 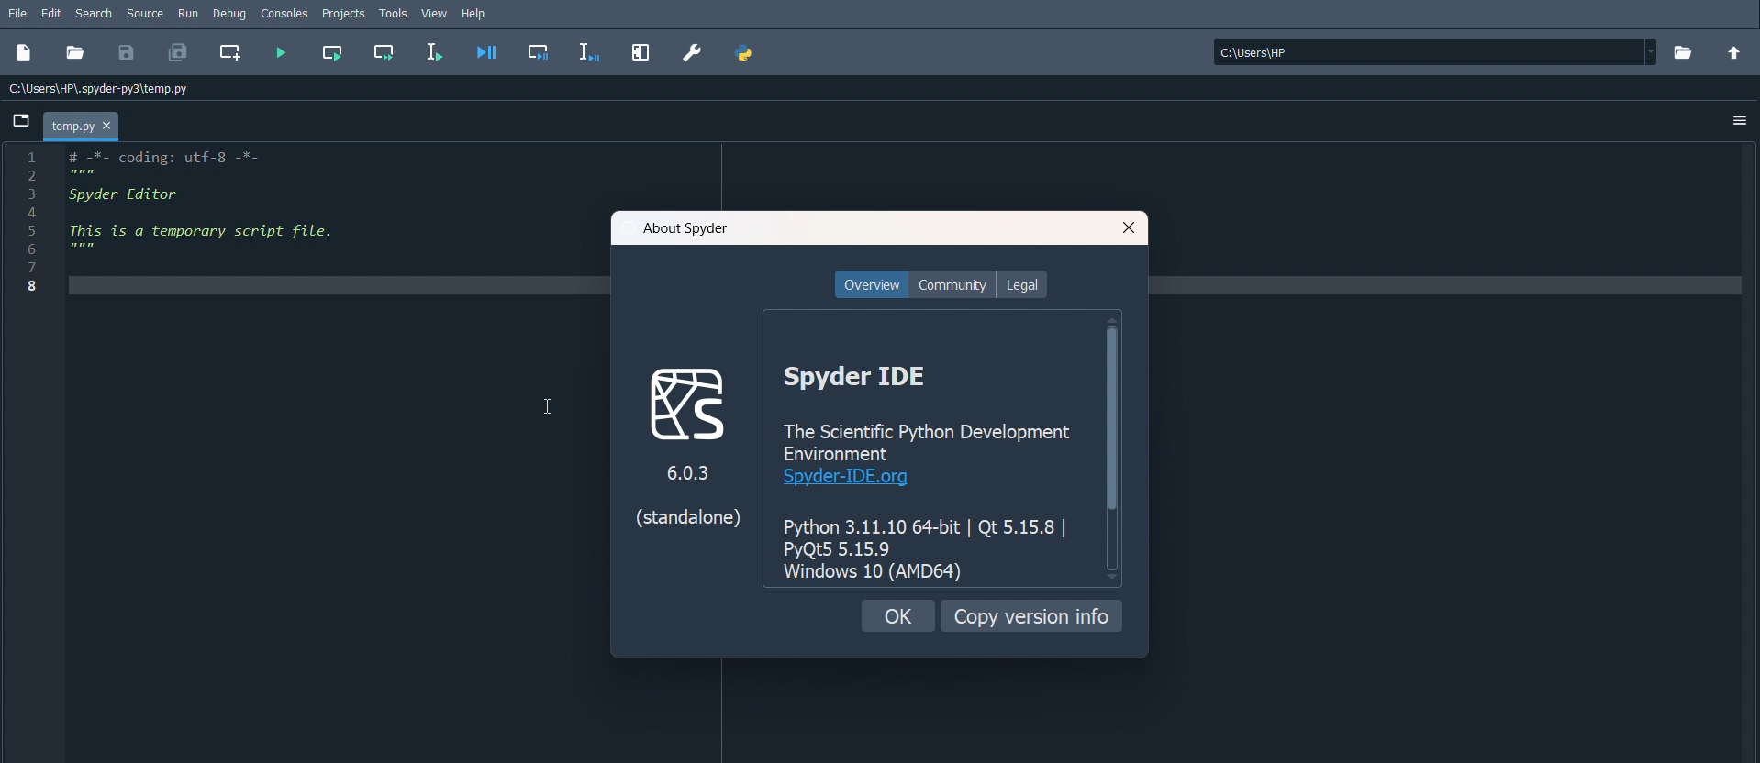 I want to click on Run selection or current line, so click(x=433, y=50).